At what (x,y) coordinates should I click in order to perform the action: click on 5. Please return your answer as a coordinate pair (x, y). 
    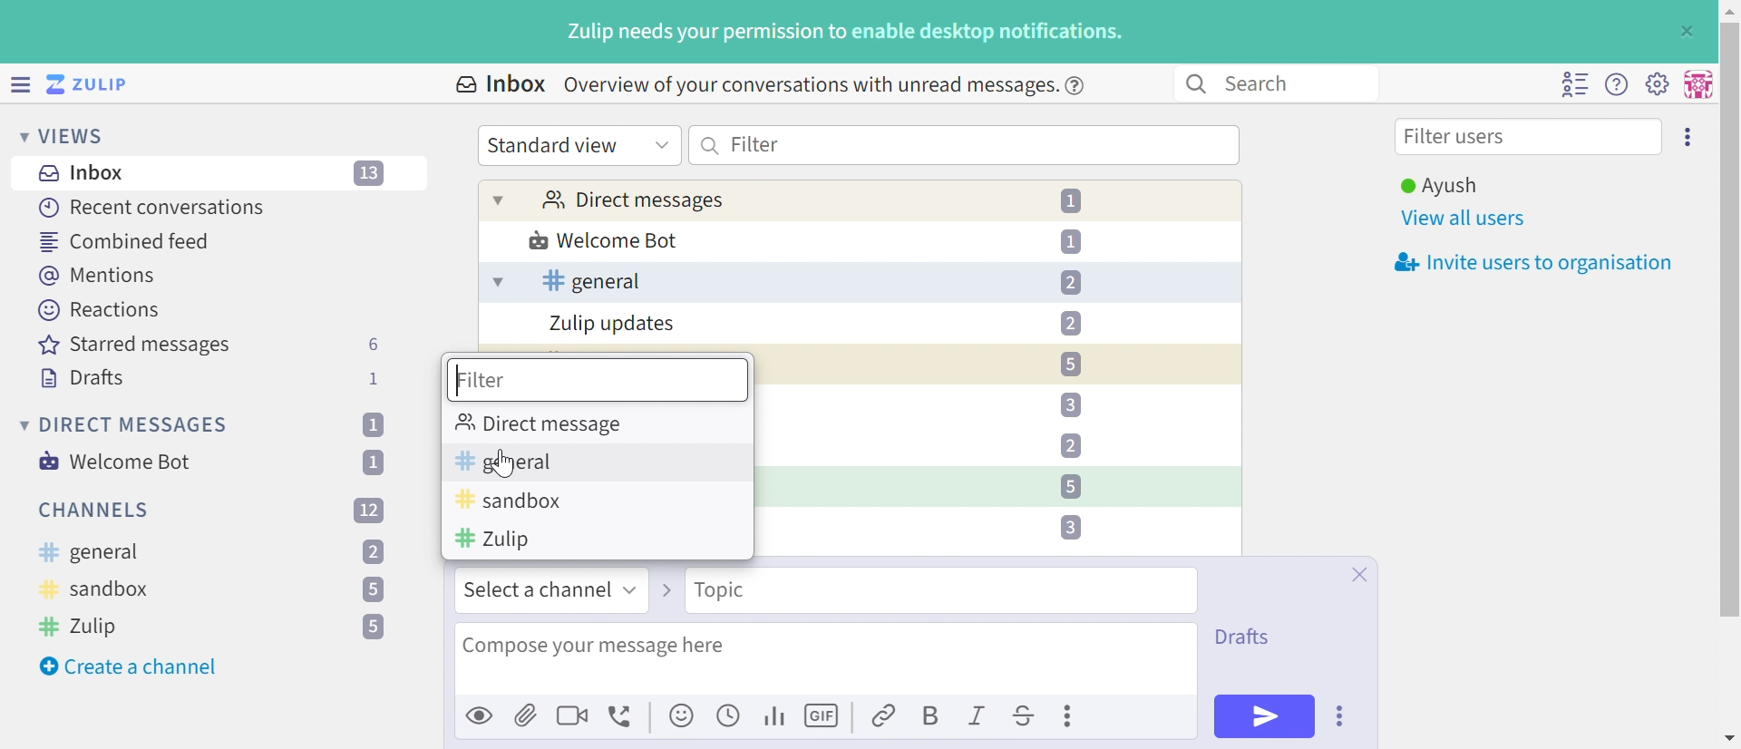
    Looking at the image, I should click on (374, 627).